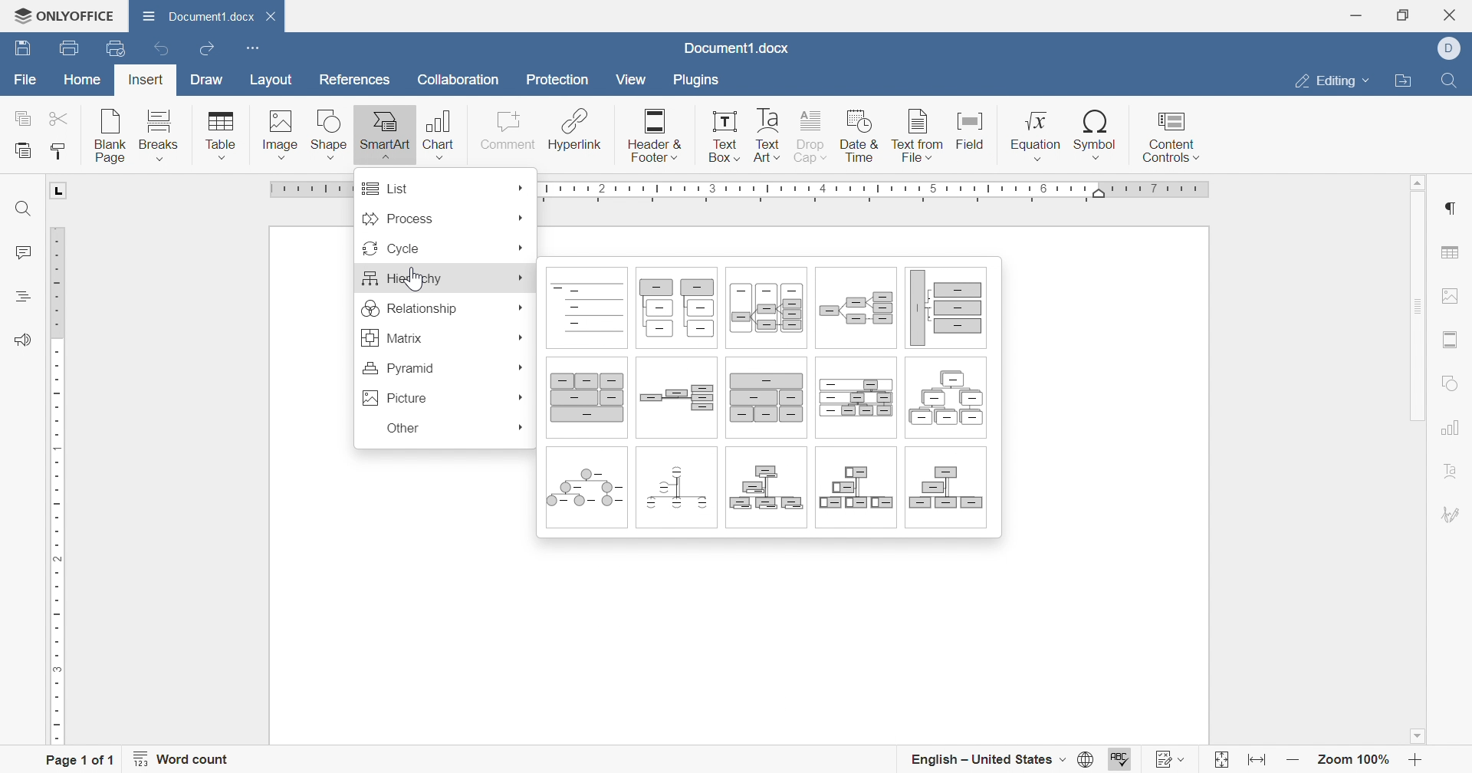 Image resolution: width=1472 pixels, height=773 pixels. What do you see at coordinates (1453, 252) in the screenshot?
I see `Table settings` at bounding box center [1453, 252].